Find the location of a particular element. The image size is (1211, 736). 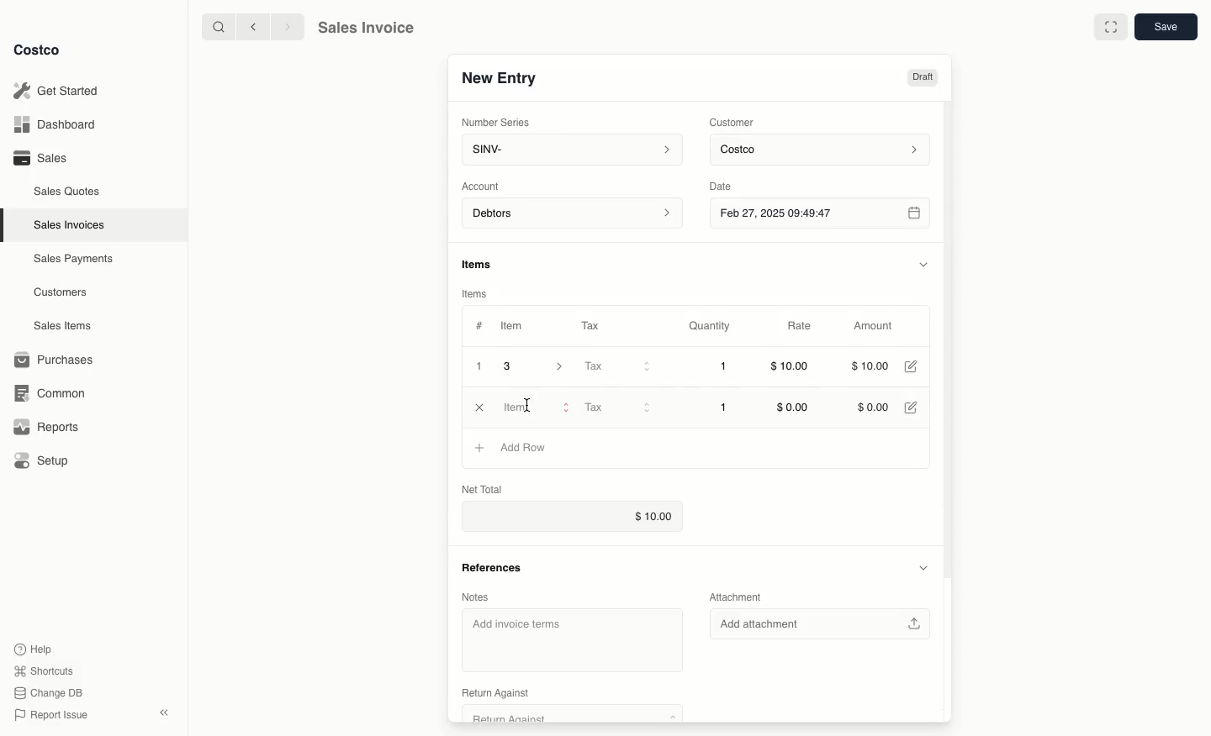

Notes is located at coordinates (482, 597).